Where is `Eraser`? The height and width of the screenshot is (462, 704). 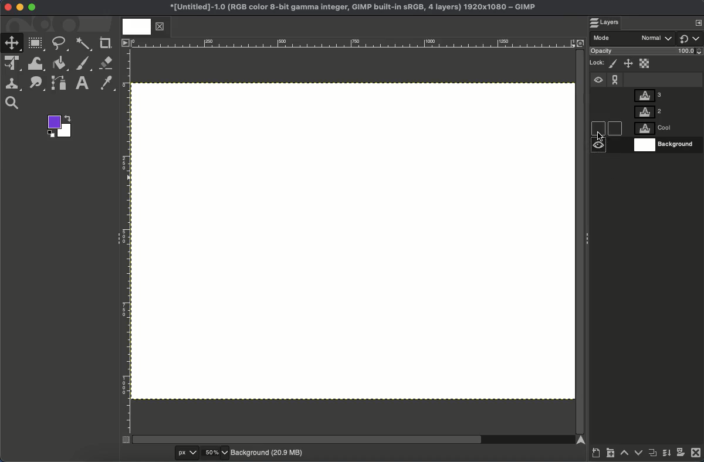 Eraser is located at coordinates (107, 63).